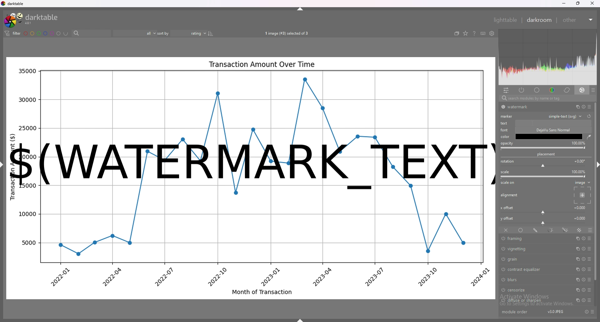 The width and height of the screenshot is (600, 322). Describe the element at coordinates (504, 19) in the screenshot. I see `lighttable` at that location.